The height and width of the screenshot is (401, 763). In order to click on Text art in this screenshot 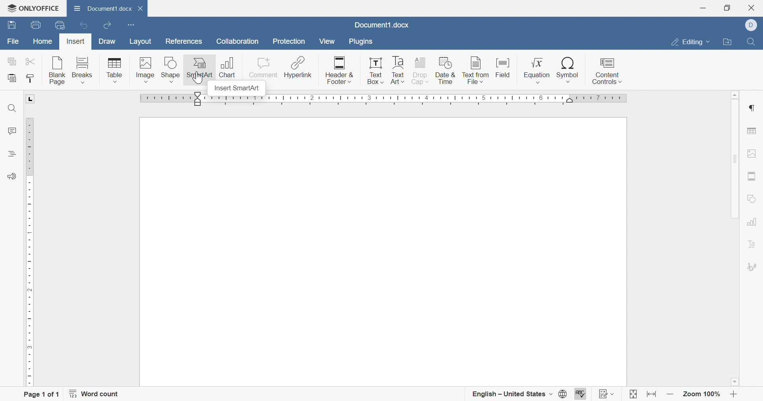, I will do `click(398, 71)`.